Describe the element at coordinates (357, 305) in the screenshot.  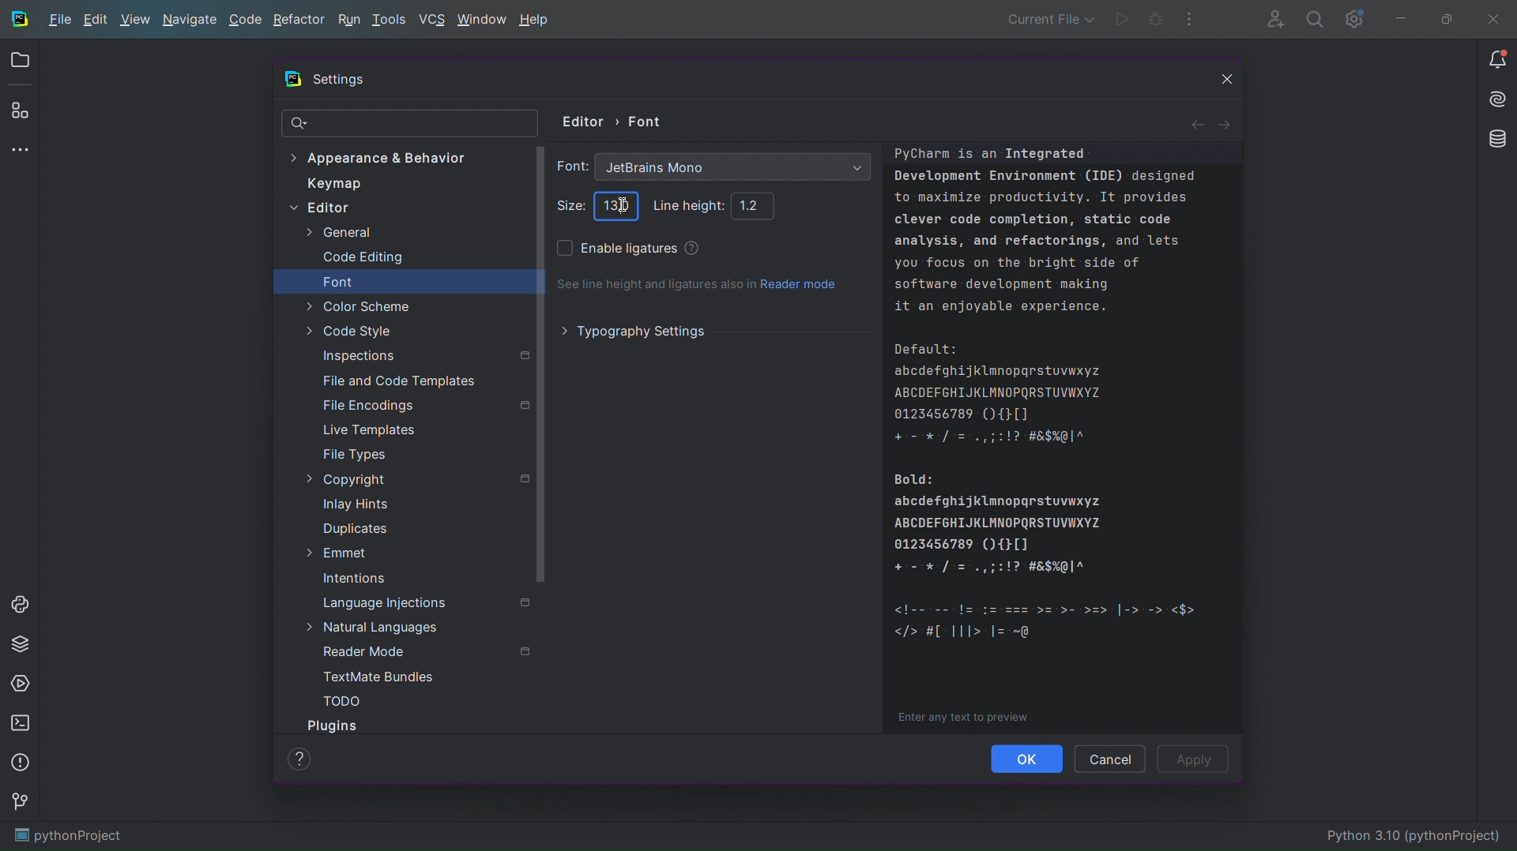
I see `Color Scheme` at that location.